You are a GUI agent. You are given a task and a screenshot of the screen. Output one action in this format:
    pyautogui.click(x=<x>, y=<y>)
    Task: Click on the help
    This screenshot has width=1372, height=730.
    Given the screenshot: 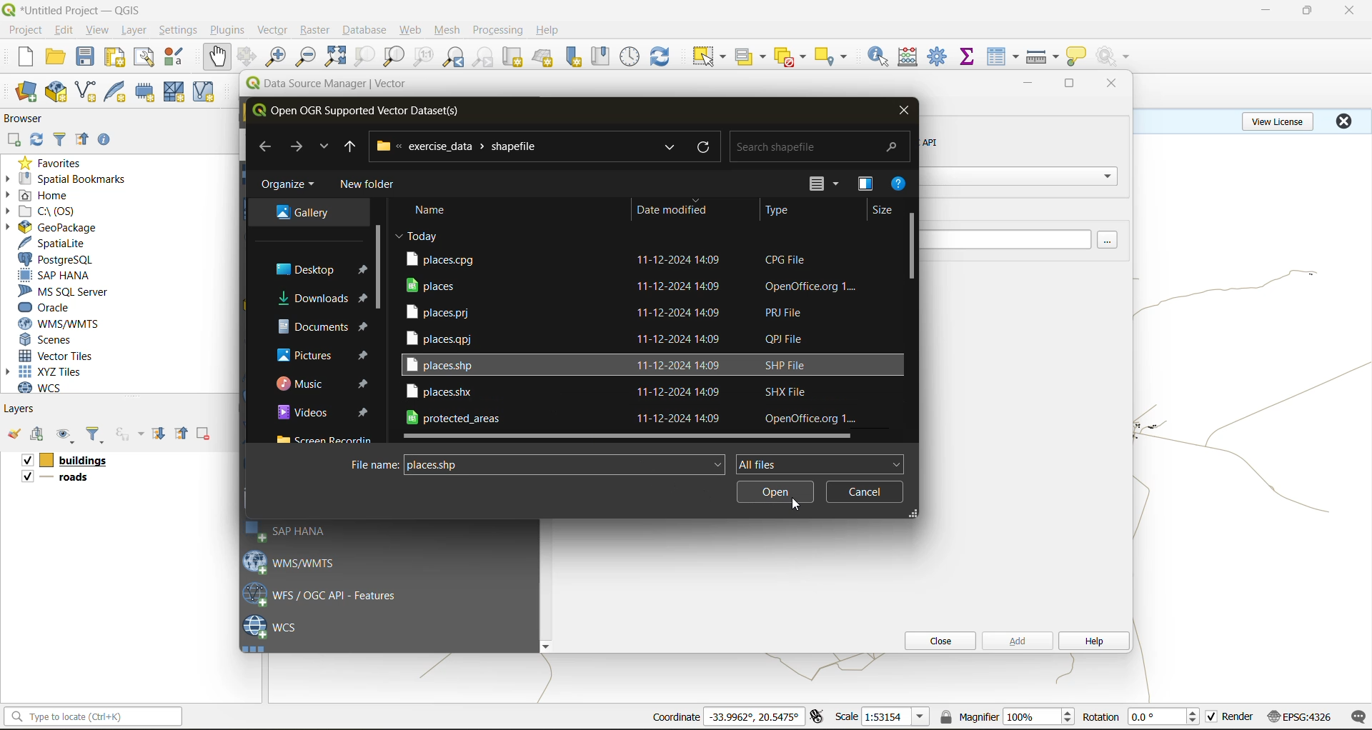 What is the action you would take?
    pyautogui.click(x=550, y=30)
    